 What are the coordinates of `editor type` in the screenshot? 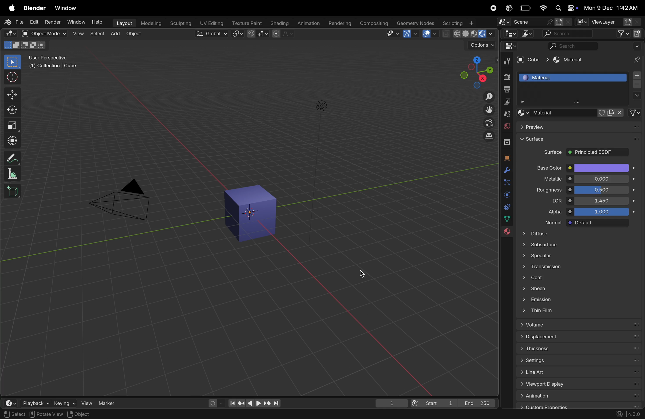 It's located at (10, 34).